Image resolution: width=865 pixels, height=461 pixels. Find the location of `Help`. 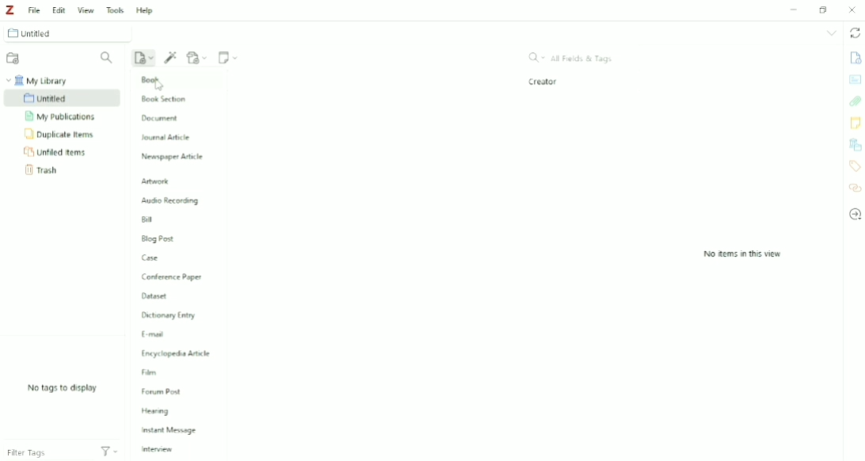

Help is located at coordinates (145, 10).